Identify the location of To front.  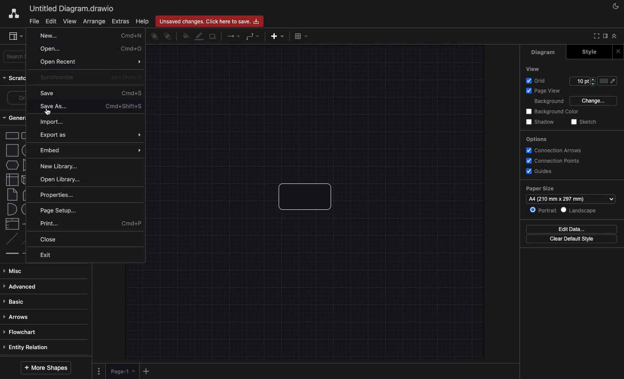
(153, 38).